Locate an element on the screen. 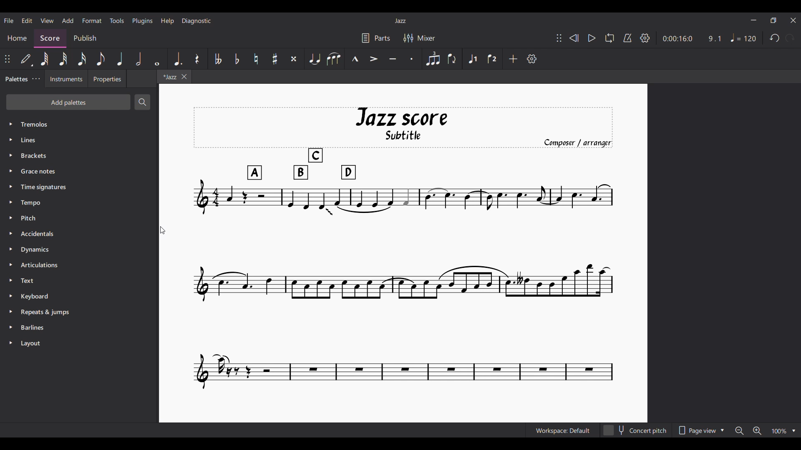 This screenshot has height=450, width=801. Current score is located at coordinates (274, 286).